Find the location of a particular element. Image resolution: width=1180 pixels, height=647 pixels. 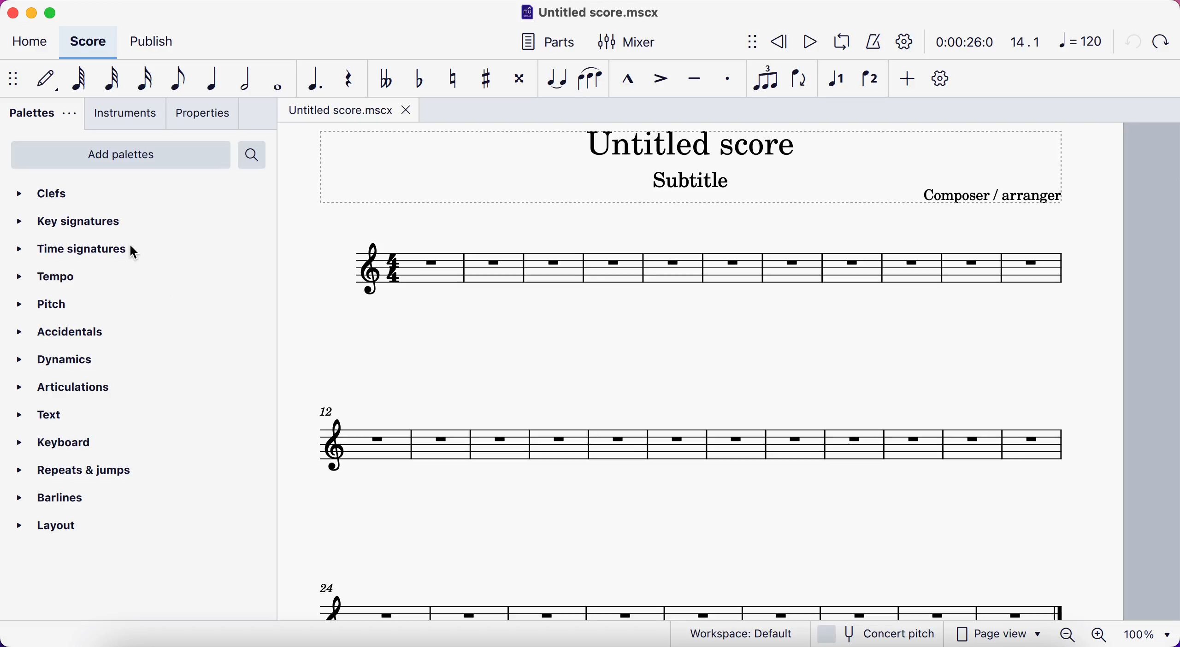

play is located at coordinates (805, 42).